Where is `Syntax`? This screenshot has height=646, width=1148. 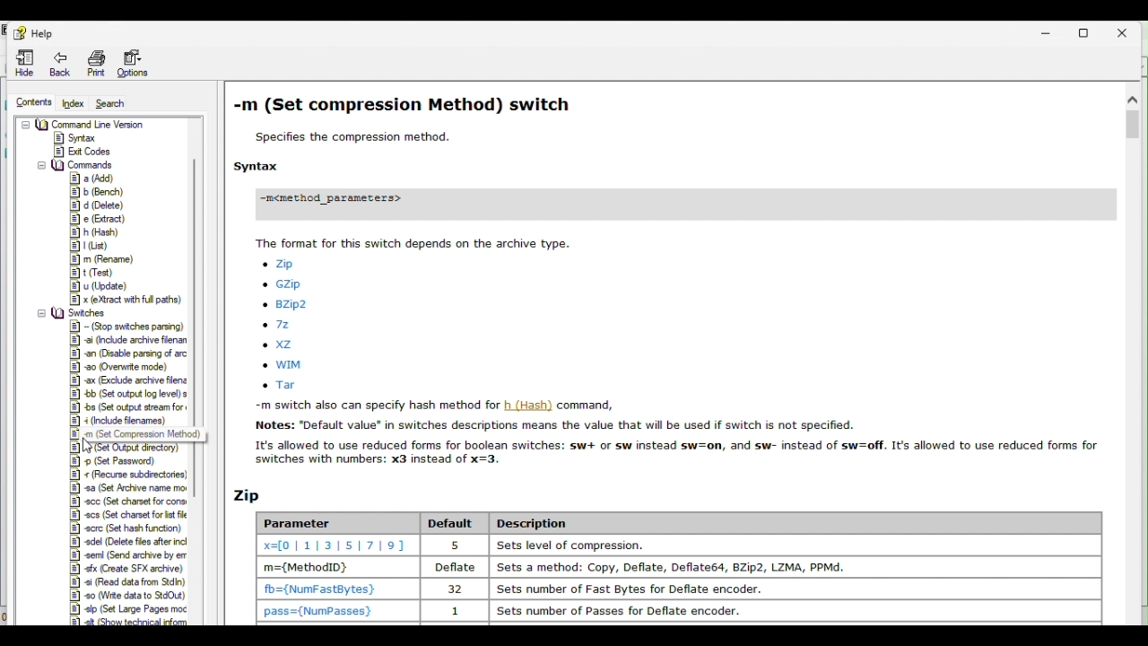
Syntax is located at coordinates (80, 138).